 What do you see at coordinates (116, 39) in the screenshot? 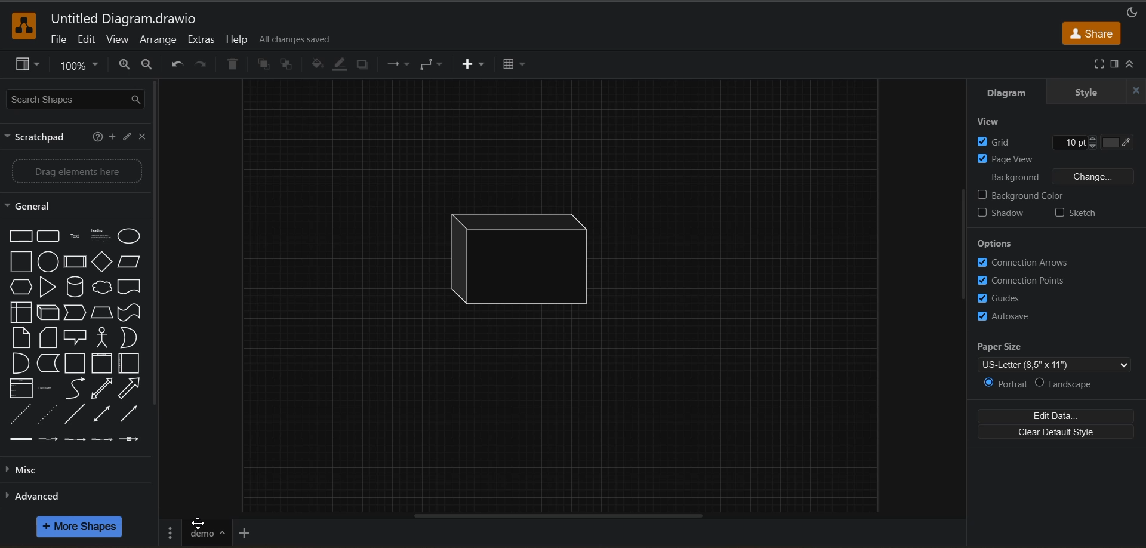
I see `view` at bounding box center [116, 39].